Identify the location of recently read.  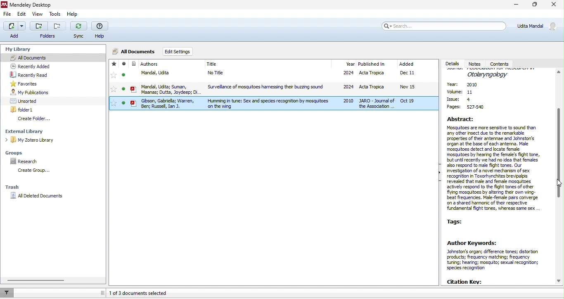
(30, 75).